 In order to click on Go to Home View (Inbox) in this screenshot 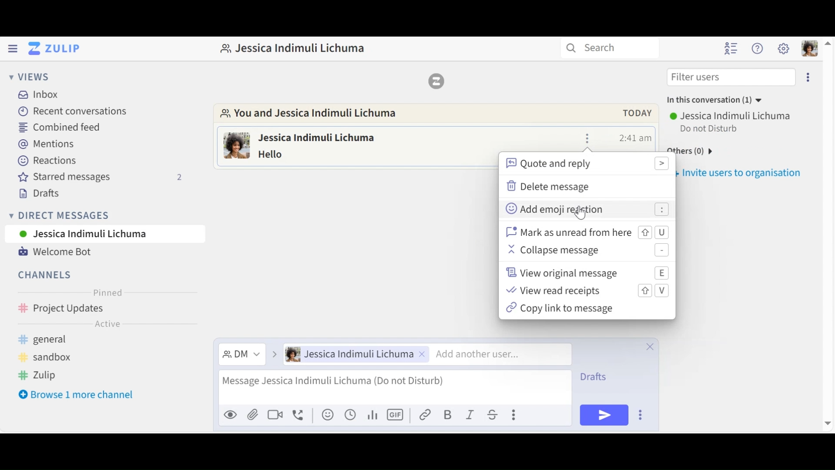, I will do `click(53, 49)`.